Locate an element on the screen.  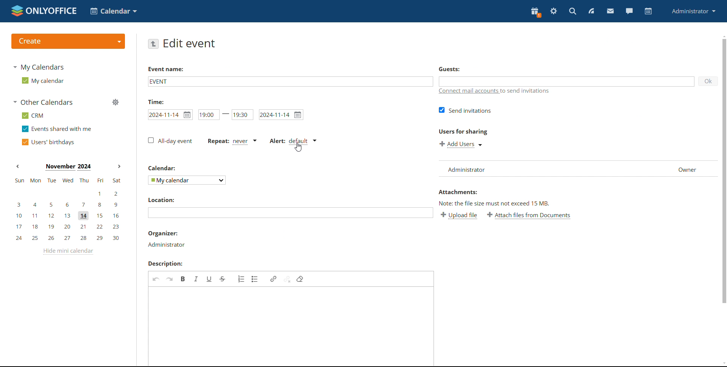
chat is located at coordinates (628, 11).